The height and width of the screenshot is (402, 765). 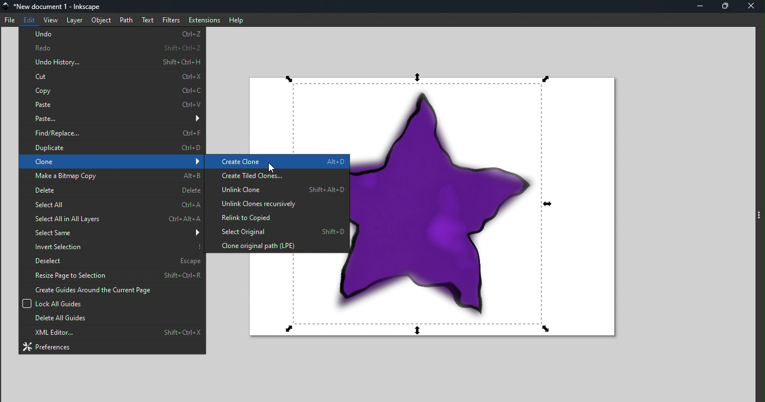 What do you see at coordinates (170, 20) in the screenshot?
I see `Filters` at bounding box center [170, 20].